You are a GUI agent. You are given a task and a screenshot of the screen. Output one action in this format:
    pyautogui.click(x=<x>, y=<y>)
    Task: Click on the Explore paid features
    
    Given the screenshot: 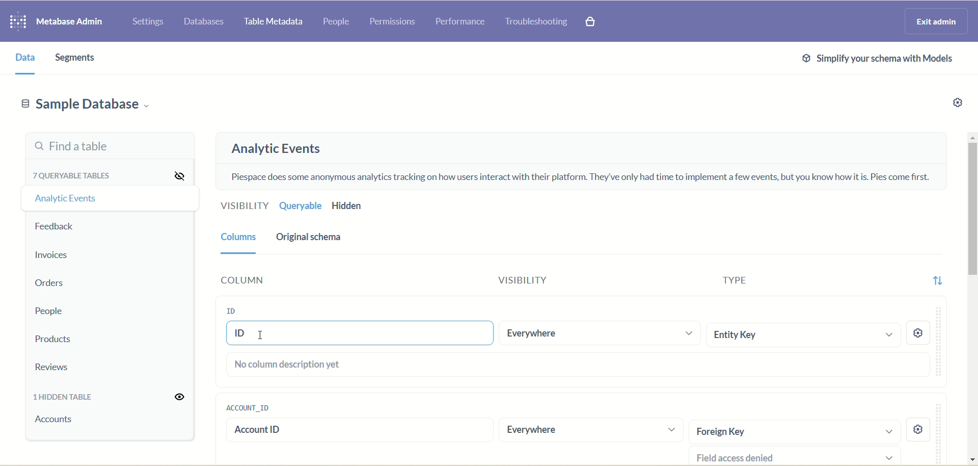 What is the action you would take?
    pyautogui.click(x=591, y=22)
    